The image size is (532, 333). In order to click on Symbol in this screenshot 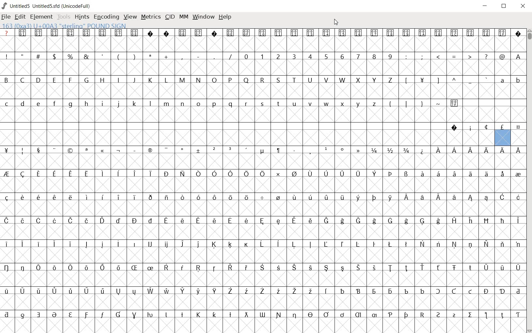, I will do `click(294, 315)`.